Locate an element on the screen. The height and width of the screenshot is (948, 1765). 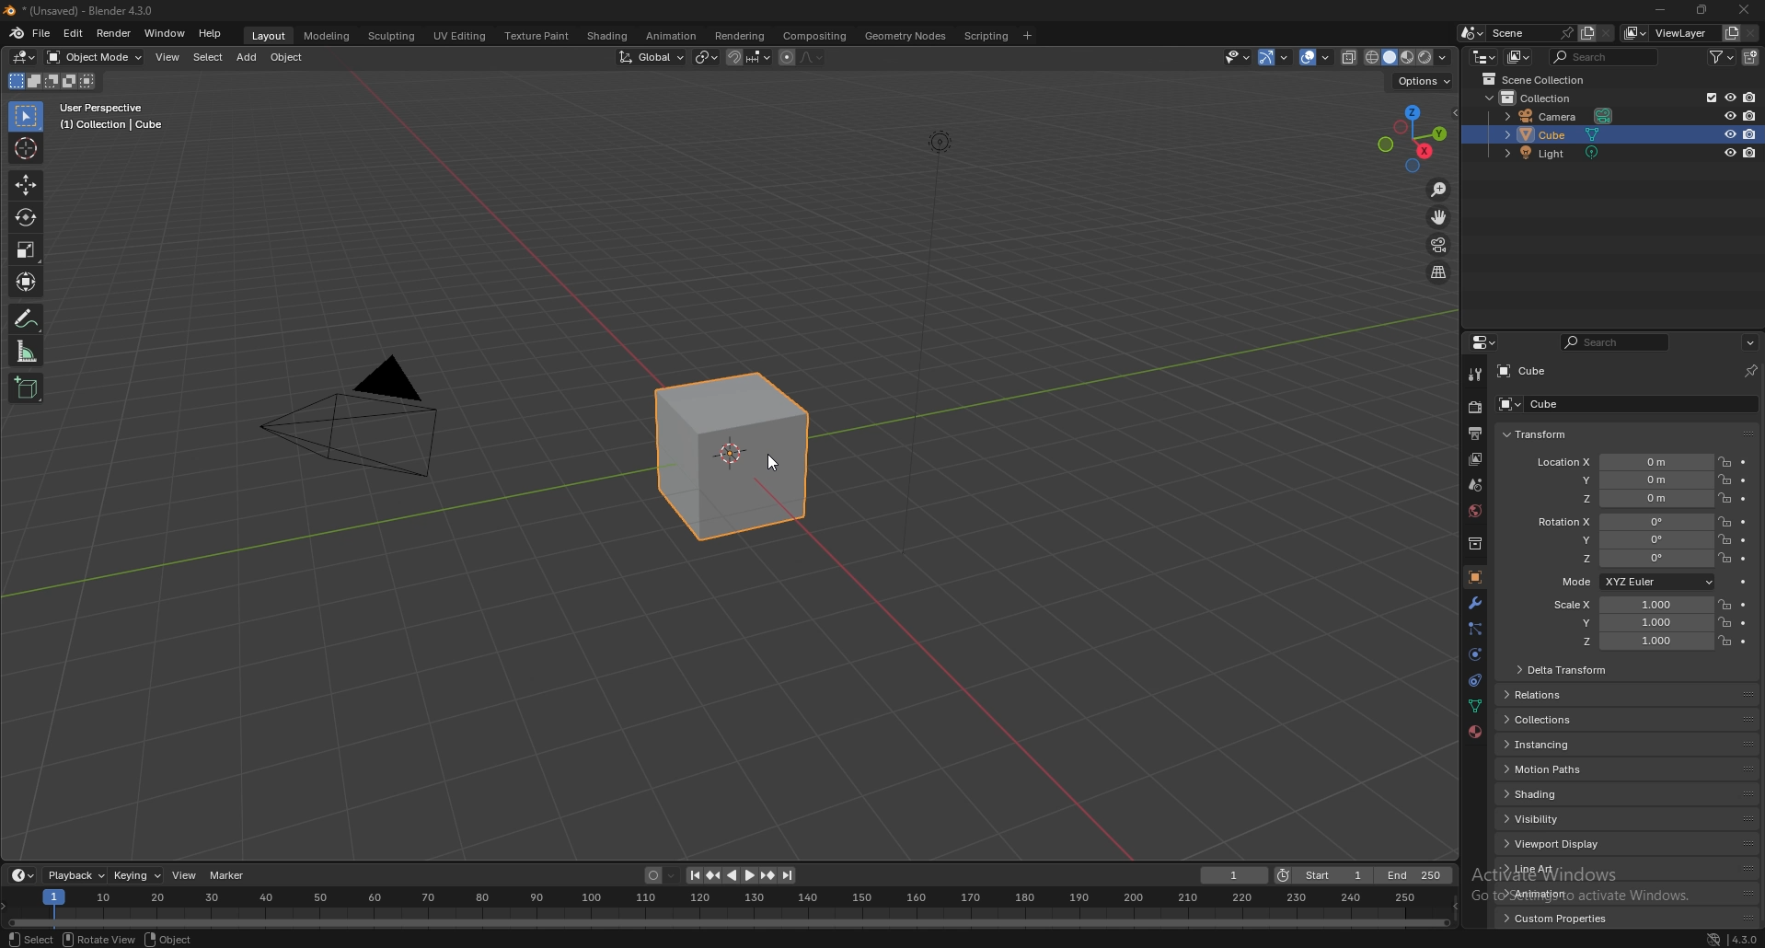
line art is located at coordinates (1565, 868).